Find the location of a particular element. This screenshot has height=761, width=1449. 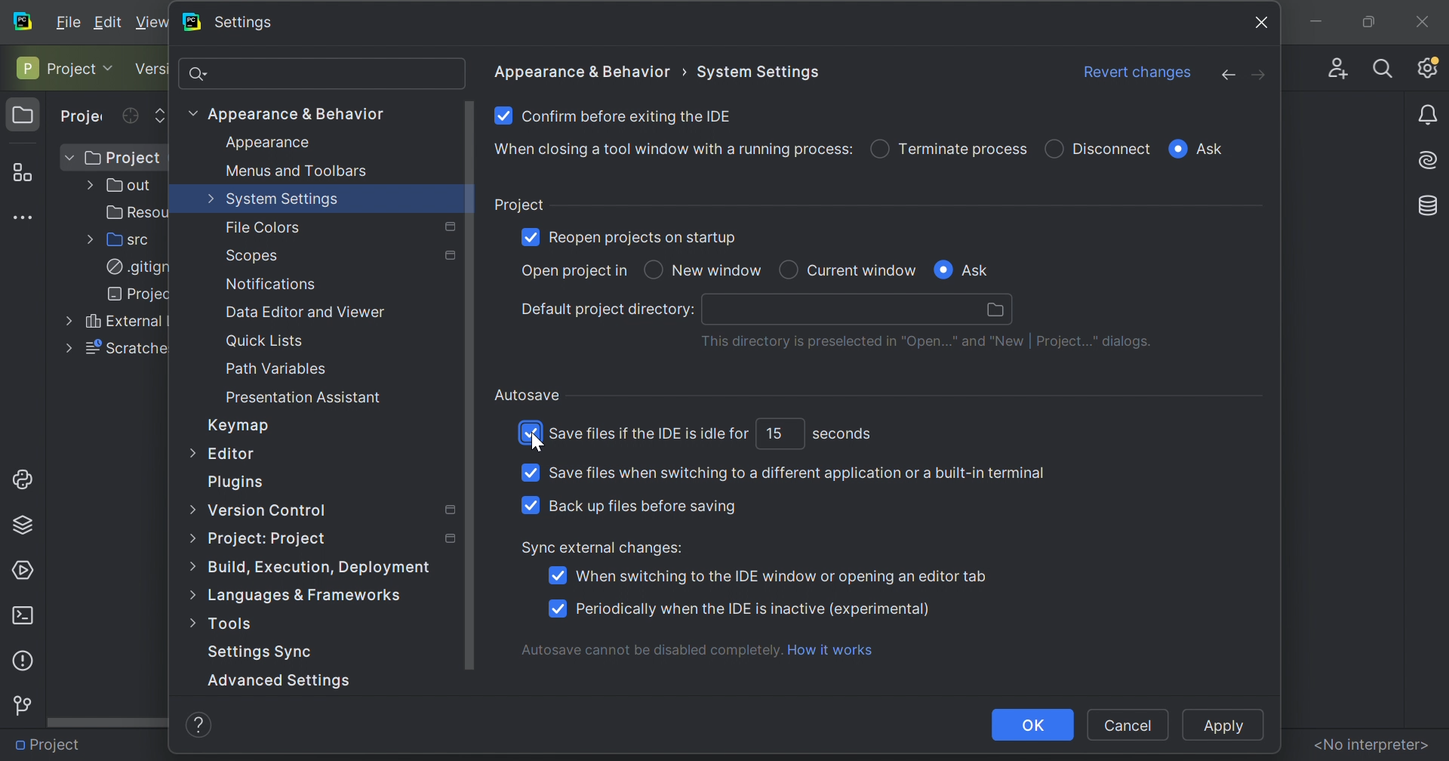

Appearance is located at coordinates (269, 142).